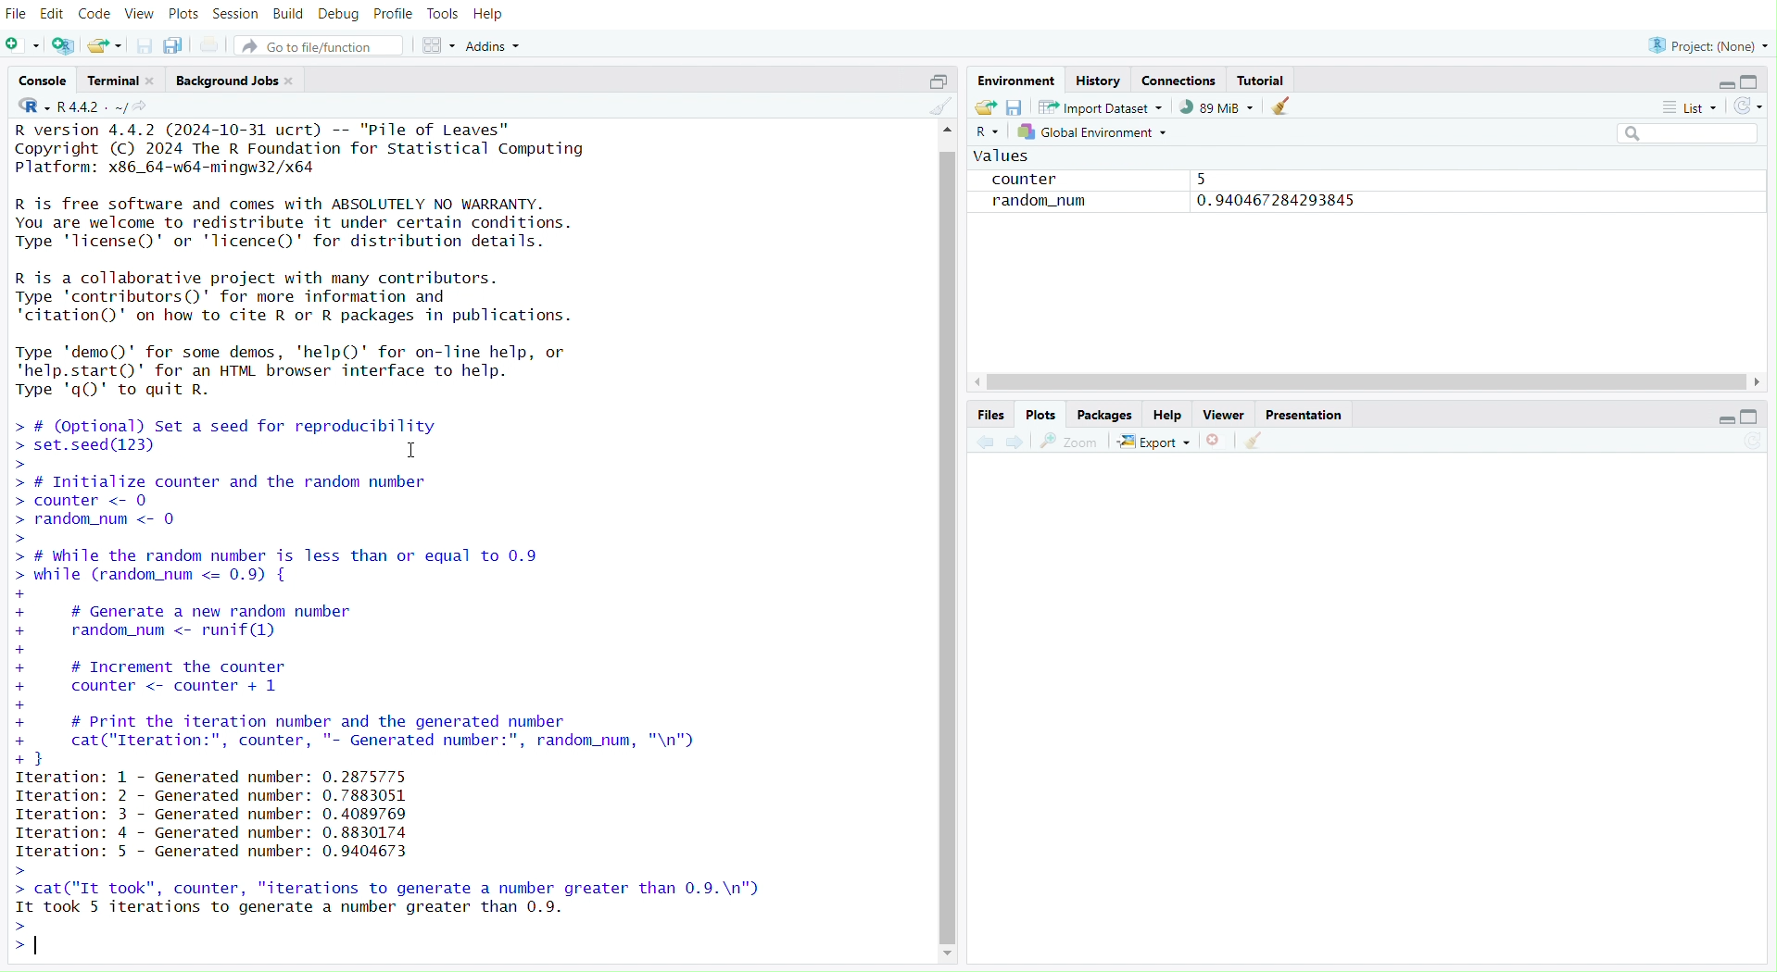 The height and width of the screenshot is (972, 1777). I want to click on 89kib used by R session (Source: Windows System), so click(1219, 106).